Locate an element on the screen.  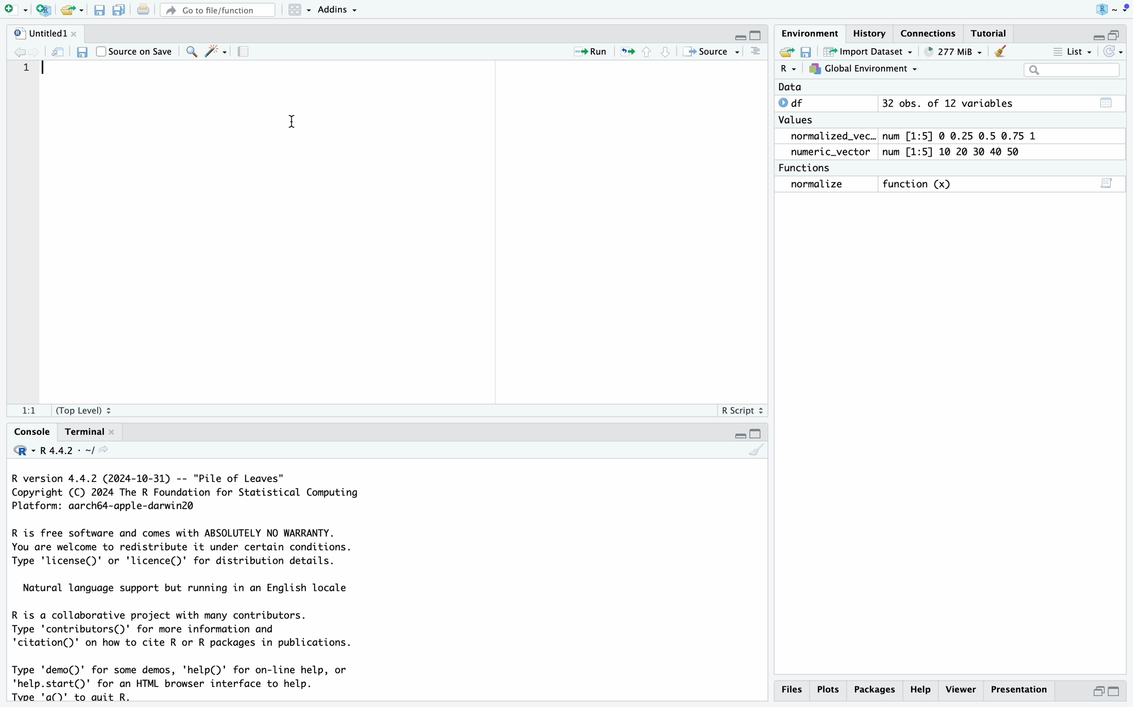
publish is located at coordinates (628, 52).